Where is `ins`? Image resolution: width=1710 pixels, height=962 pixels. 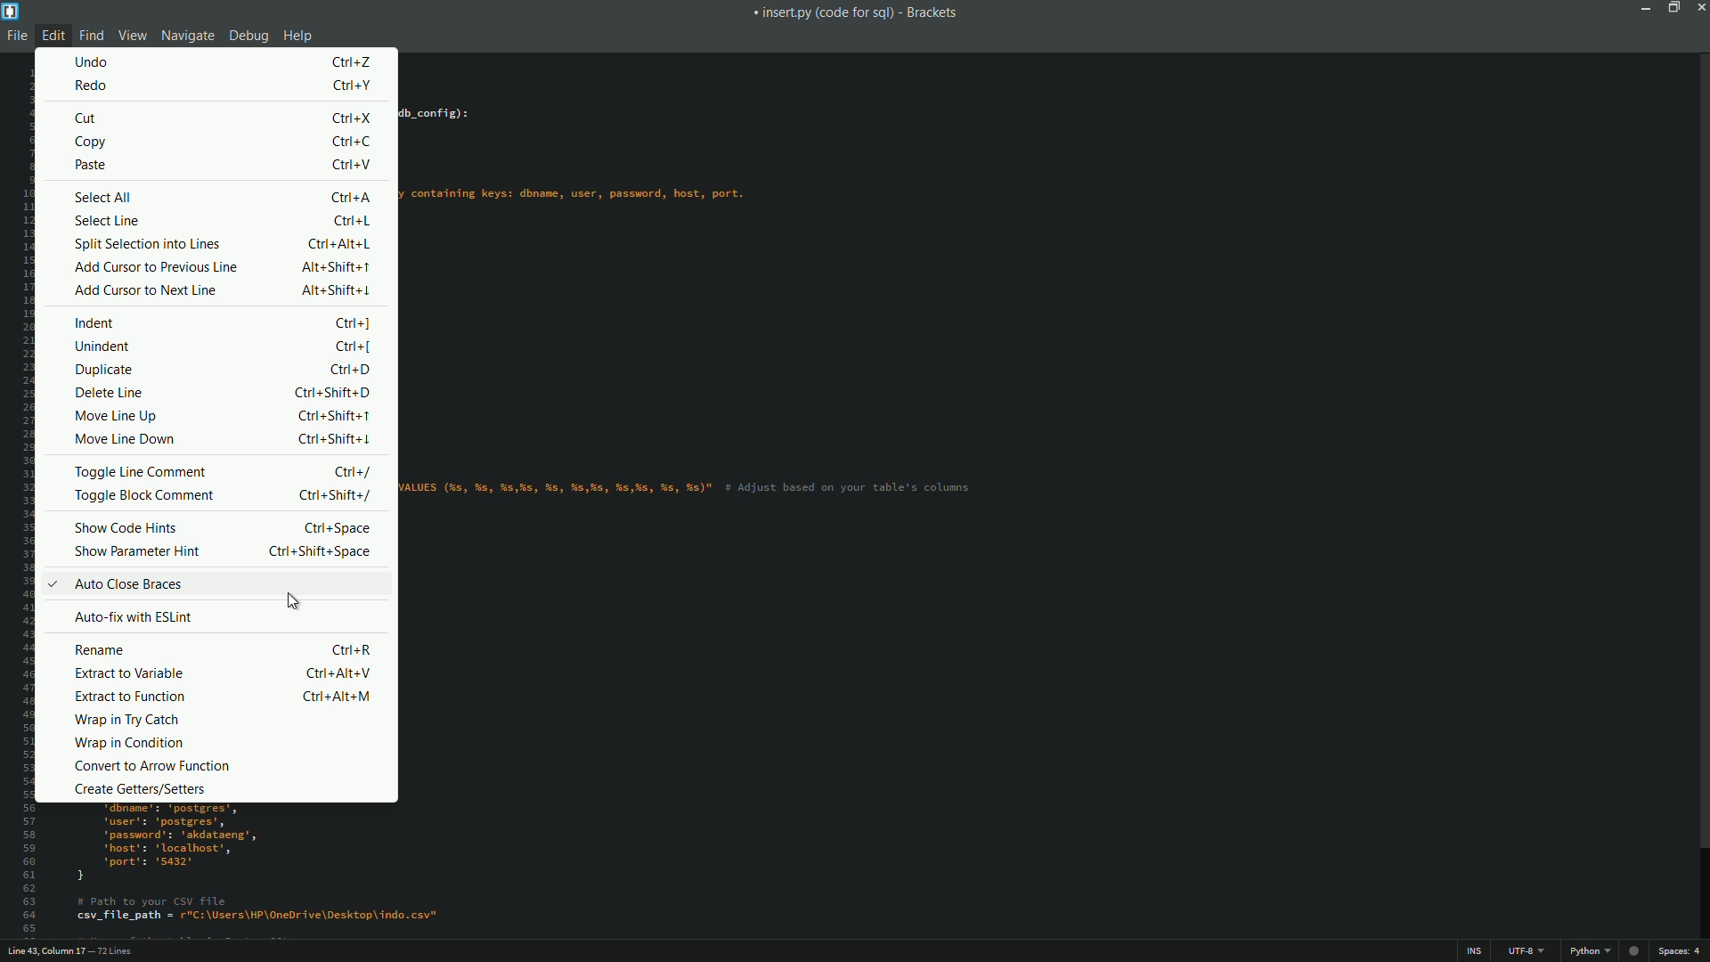 ins is located at coordinates (1474, 953).